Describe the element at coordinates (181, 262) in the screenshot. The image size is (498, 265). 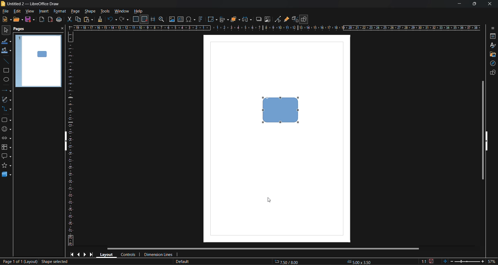
I see `slide master name` at that location.